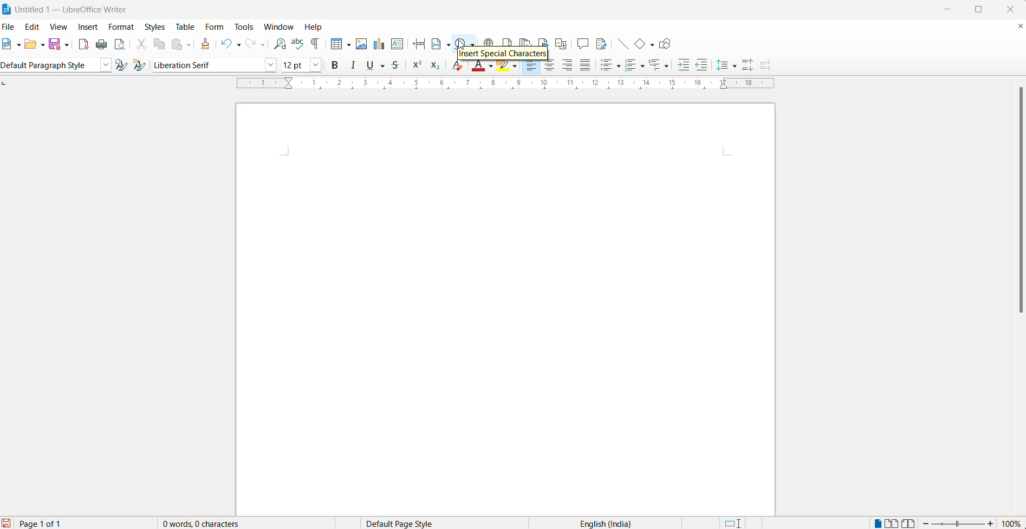 This screenshot has height=529, width=1026. Describe the element at coordinates (653, 44) in the screenshot. I see `basic shapes options` at that location.